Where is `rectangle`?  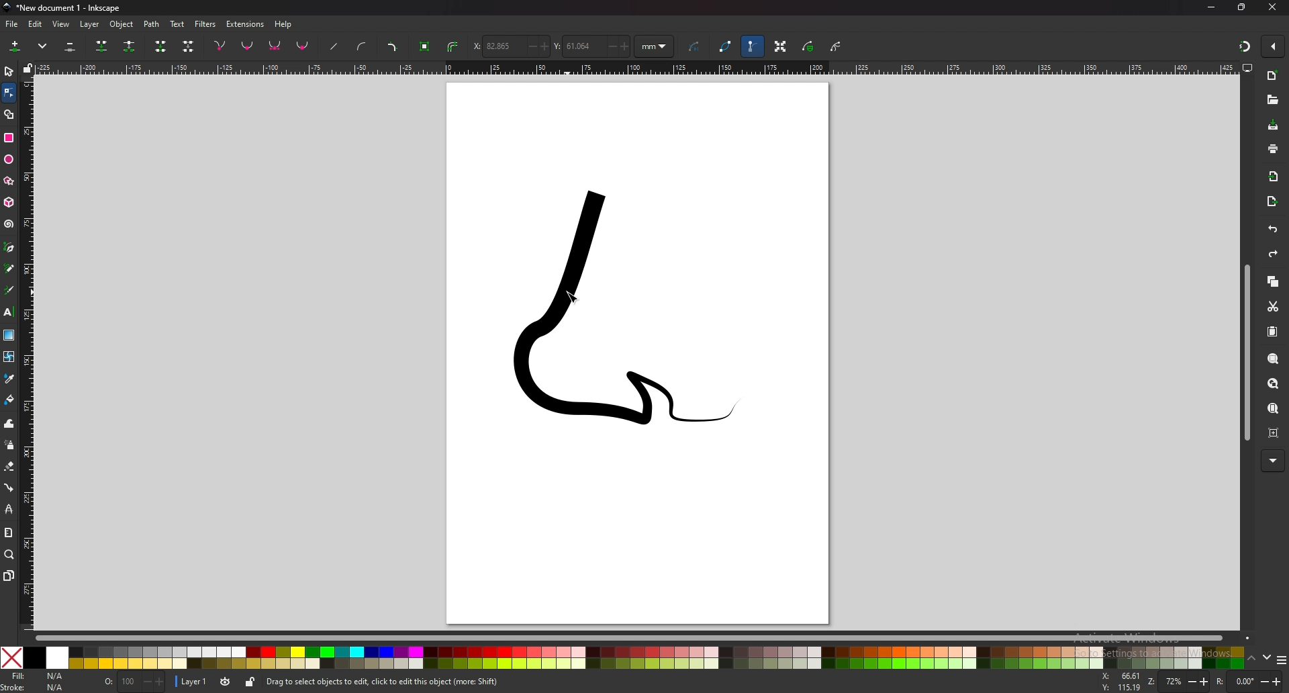 rectangle is located at coordinates (8, 138).